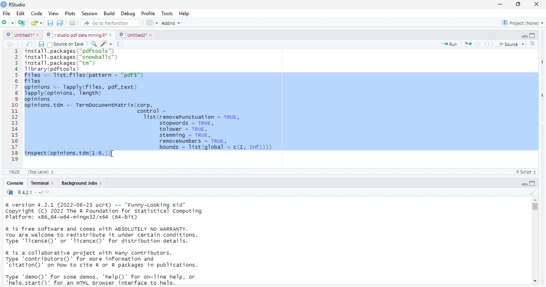 Image resolution: width=546 pixels, height=287 pixels. What do you see at coordinates (18, 4) in the screenshot?
I see `rs studio` at bounding box center [18, 4].